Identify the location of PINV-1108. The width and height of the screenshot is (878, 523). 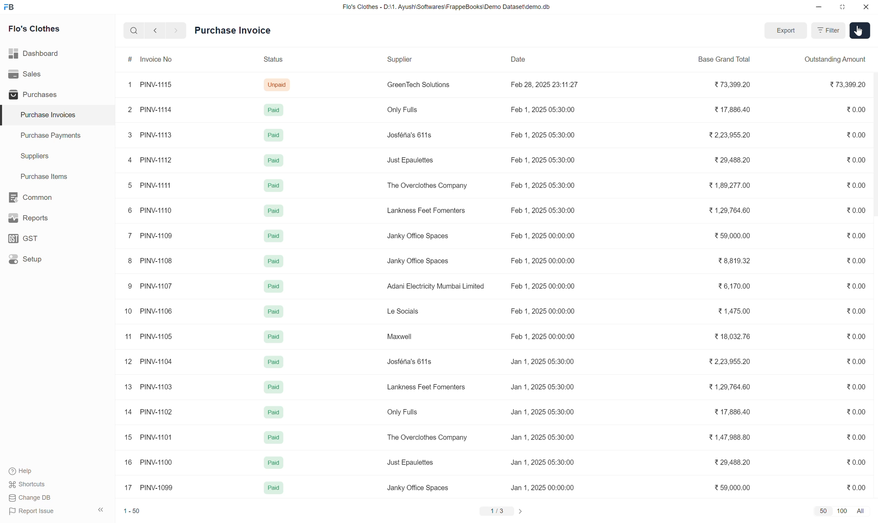
(156, 260).